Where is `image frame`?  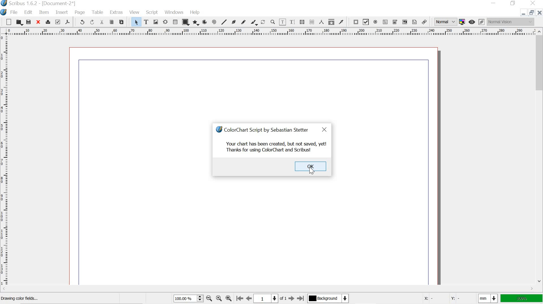
image frame is located at coordinates (156, 22).